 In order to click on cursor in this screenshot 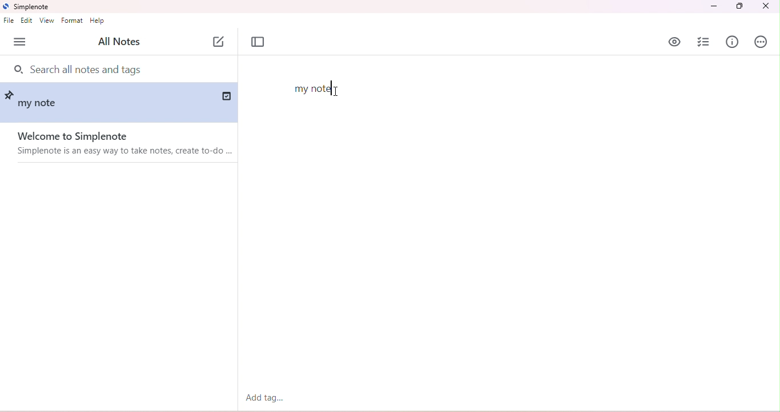, I will do `click(338, 91)`.